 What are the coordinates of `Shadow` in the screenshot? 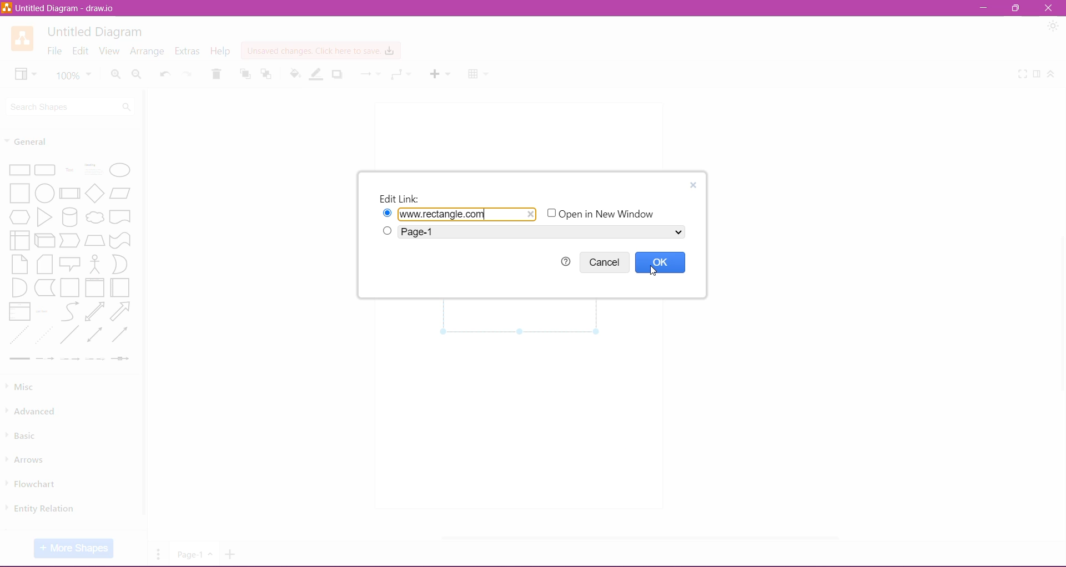 It's located at (338, 75).